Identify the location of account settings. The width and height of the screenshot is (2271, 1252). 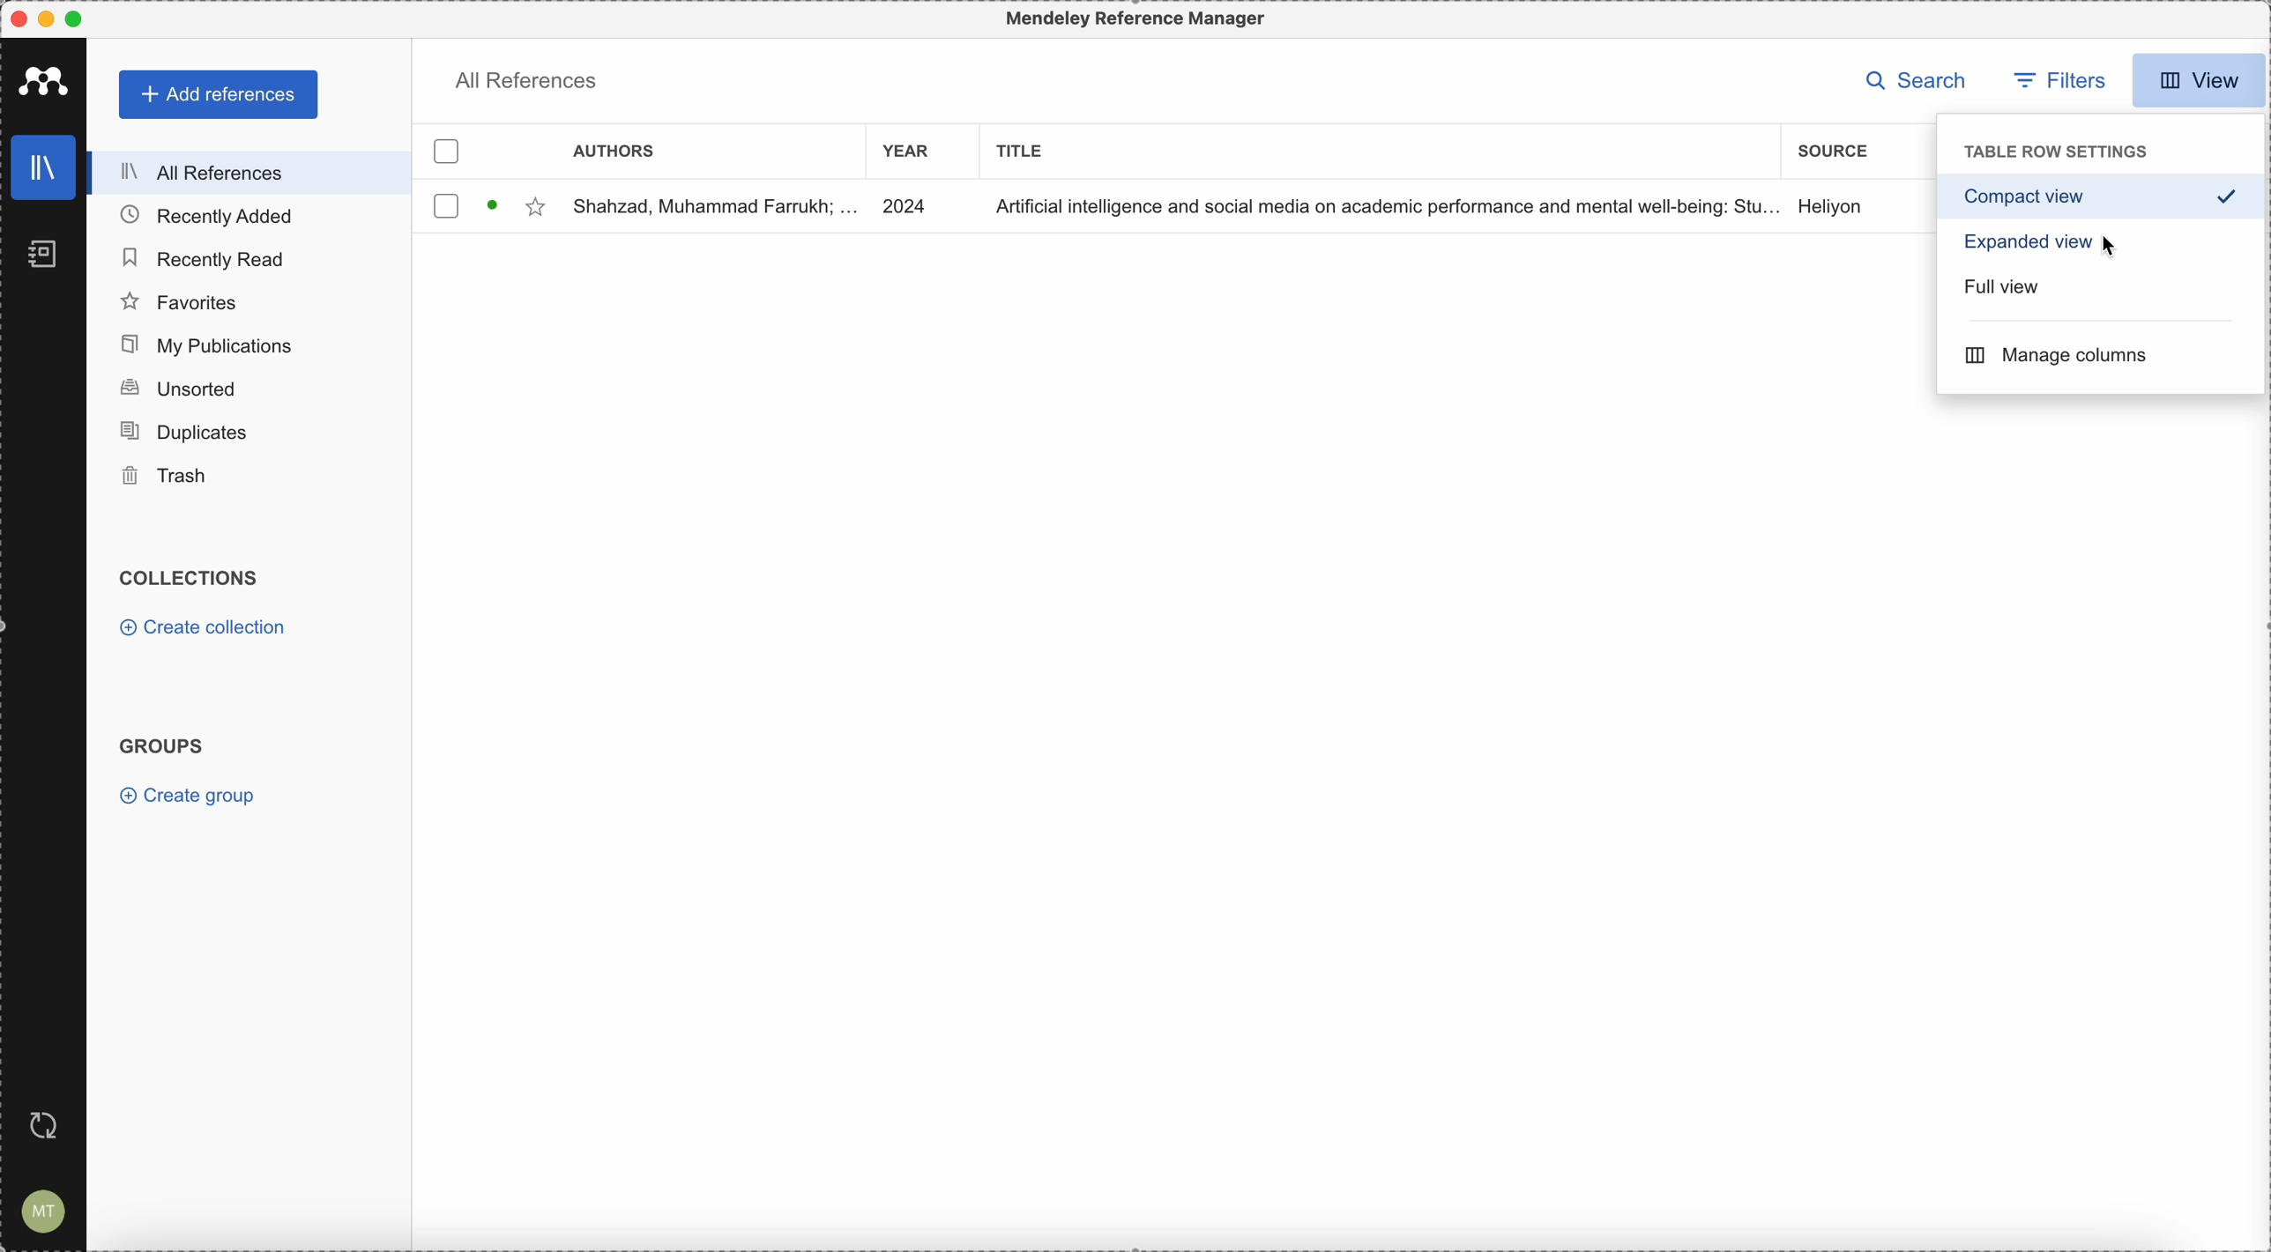
(47, 1211).